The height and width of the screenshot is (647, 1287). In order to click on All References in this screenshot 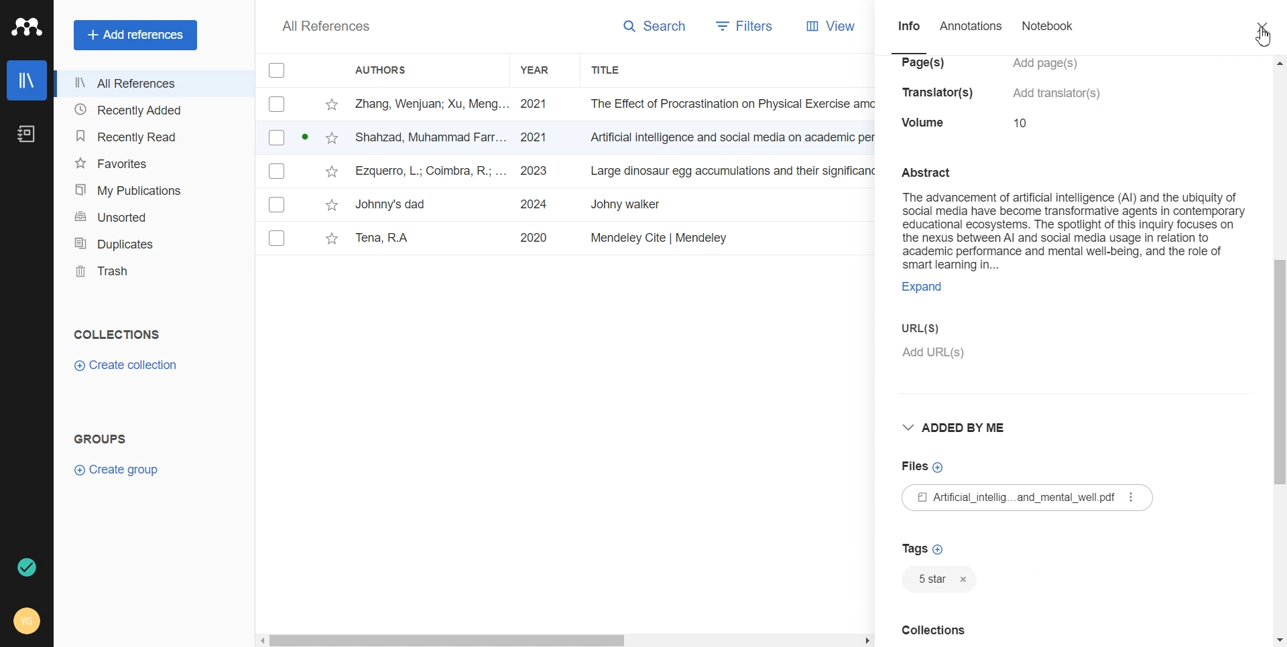, I will do `click(151, 84)`.